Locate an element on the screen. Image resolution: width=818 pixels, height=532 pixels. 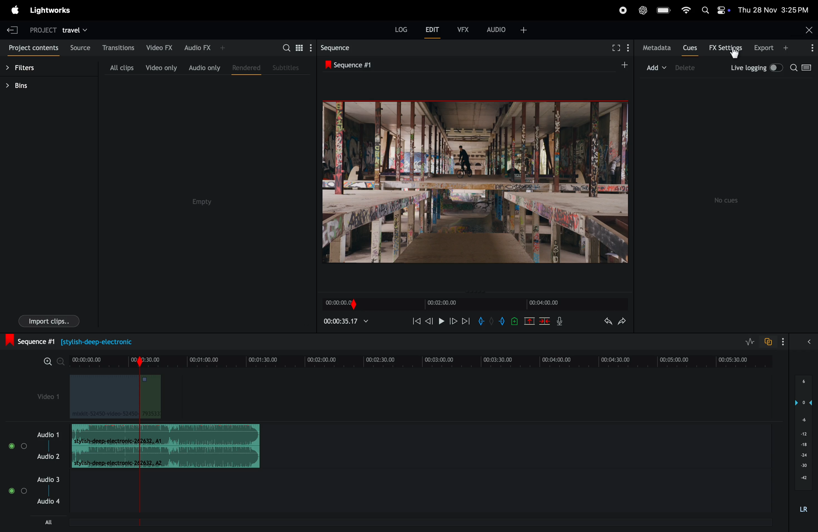
battery is located at coordinates (663, 10).